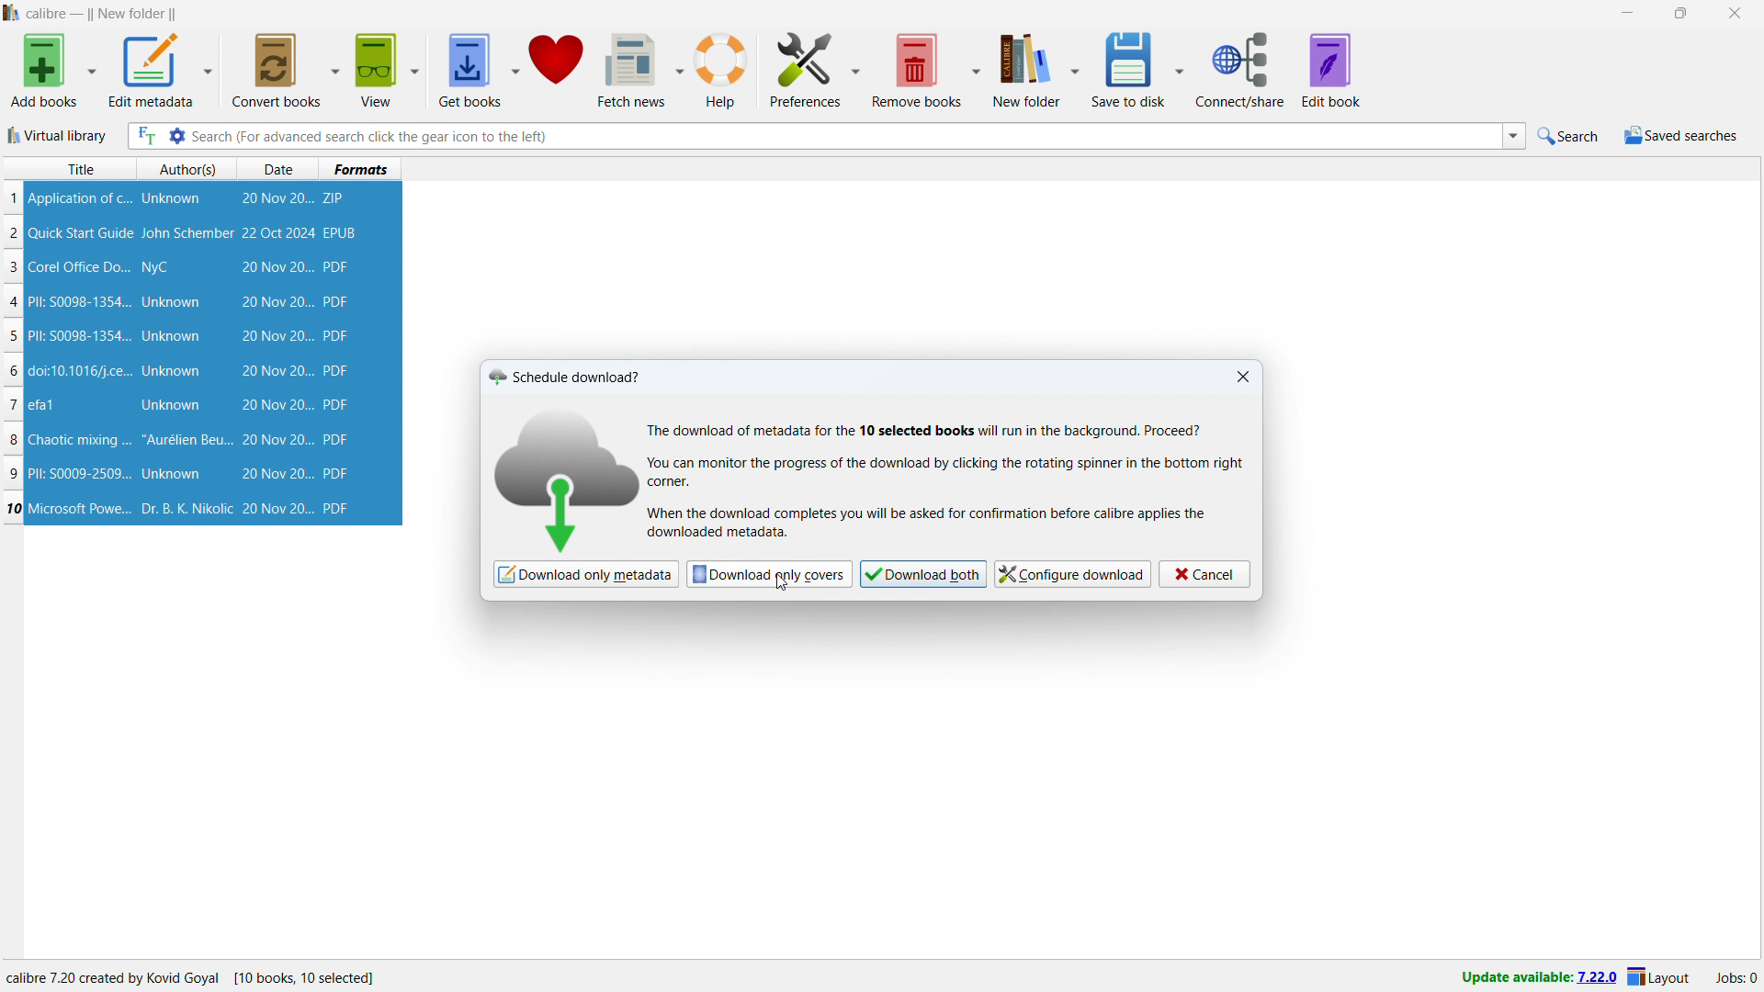 This screenshot has width=1764, height=992. Describe the element at coordinates (951, 473) in the screenshot. I see `You can monitor the progress of the download by clicking the rotating spinner in the bottom right corner.` at that location.